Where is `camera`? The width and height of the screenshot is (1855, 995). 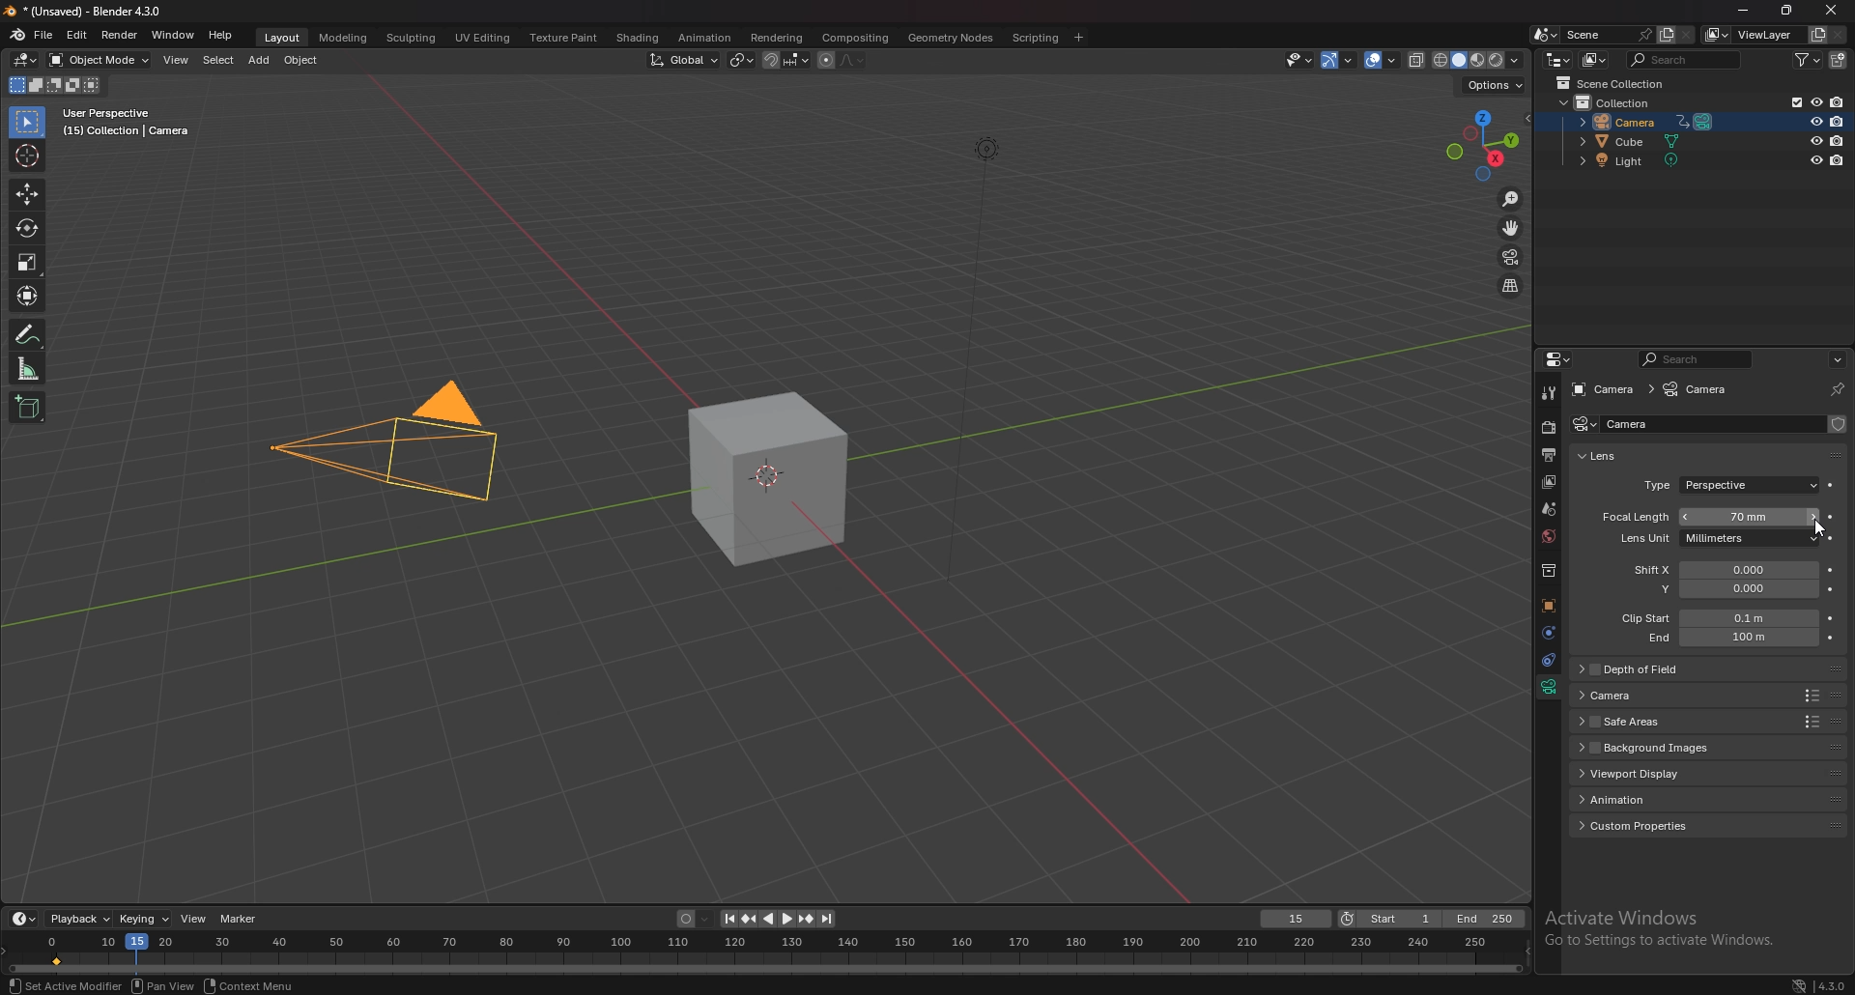 camera is located at coordinates (1657, 695).